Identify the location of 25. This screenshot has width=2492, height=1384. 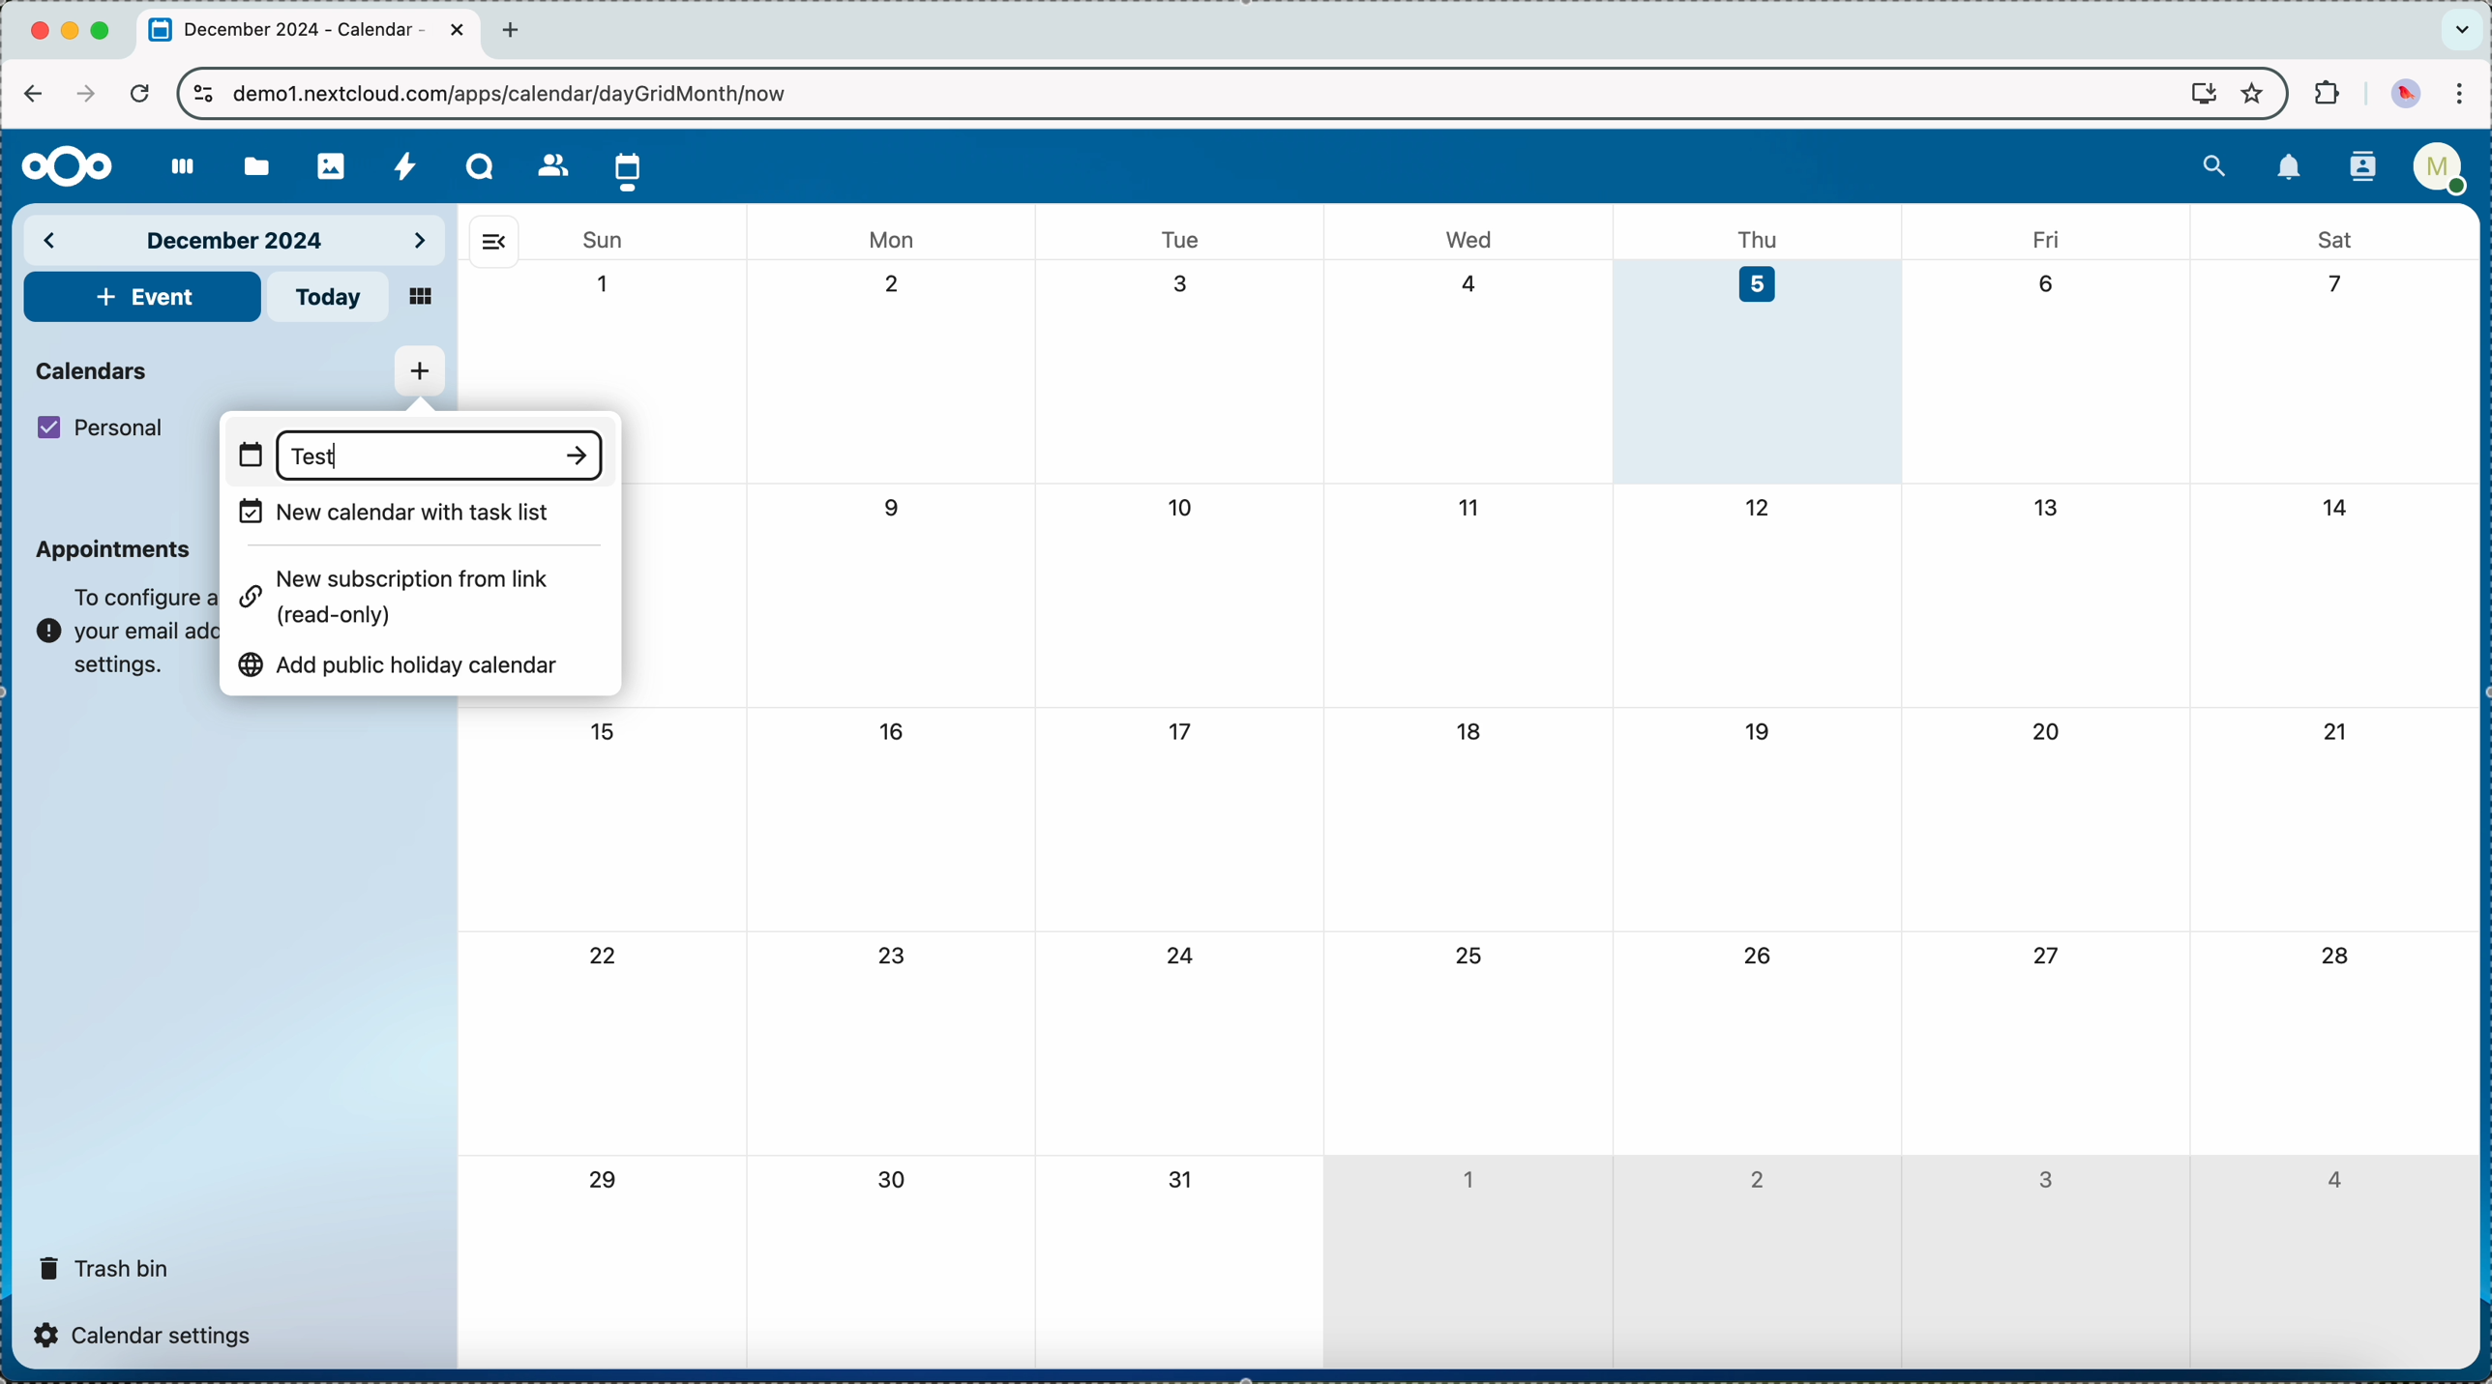
(1466, 955).